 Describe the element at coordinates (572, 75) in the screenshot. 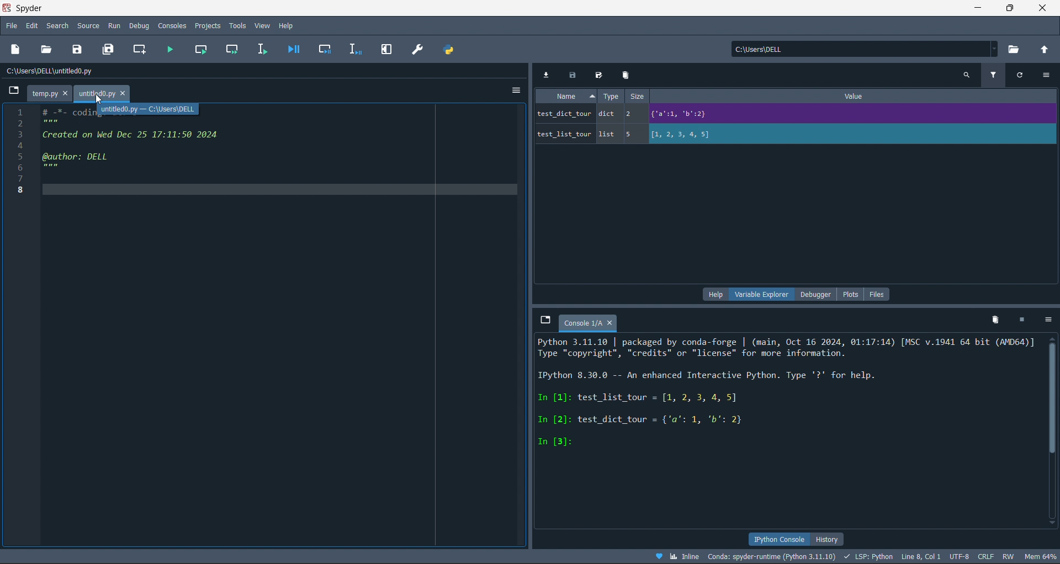

I see `save` at that location.